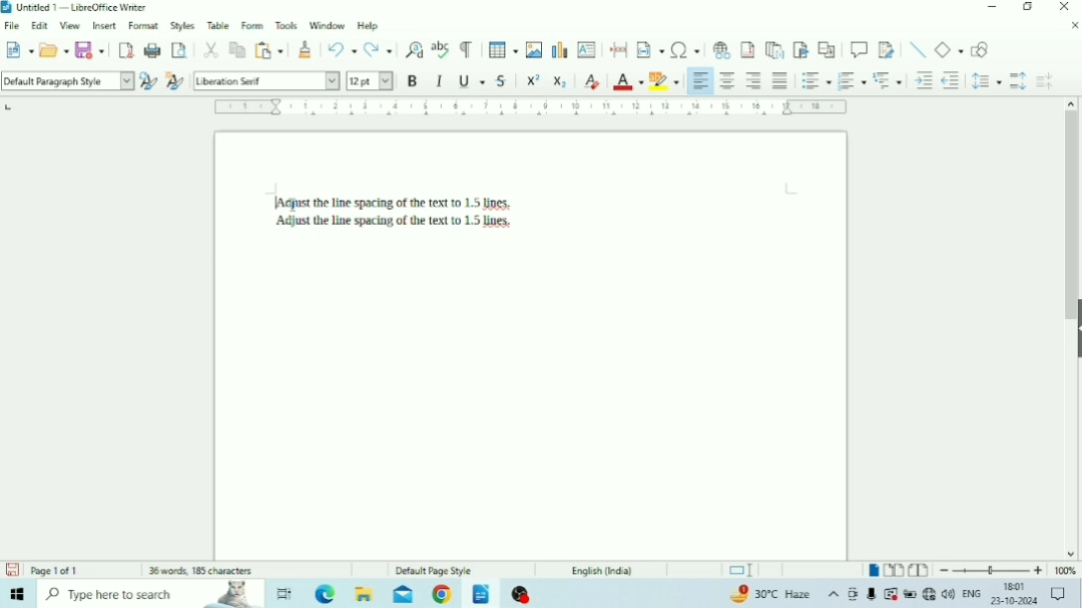 This screenshot has height=608, width=1082. What do you see at coordinates (270, 51) in the screenshot?
I see `Paste` at bounding box center [270, 51].